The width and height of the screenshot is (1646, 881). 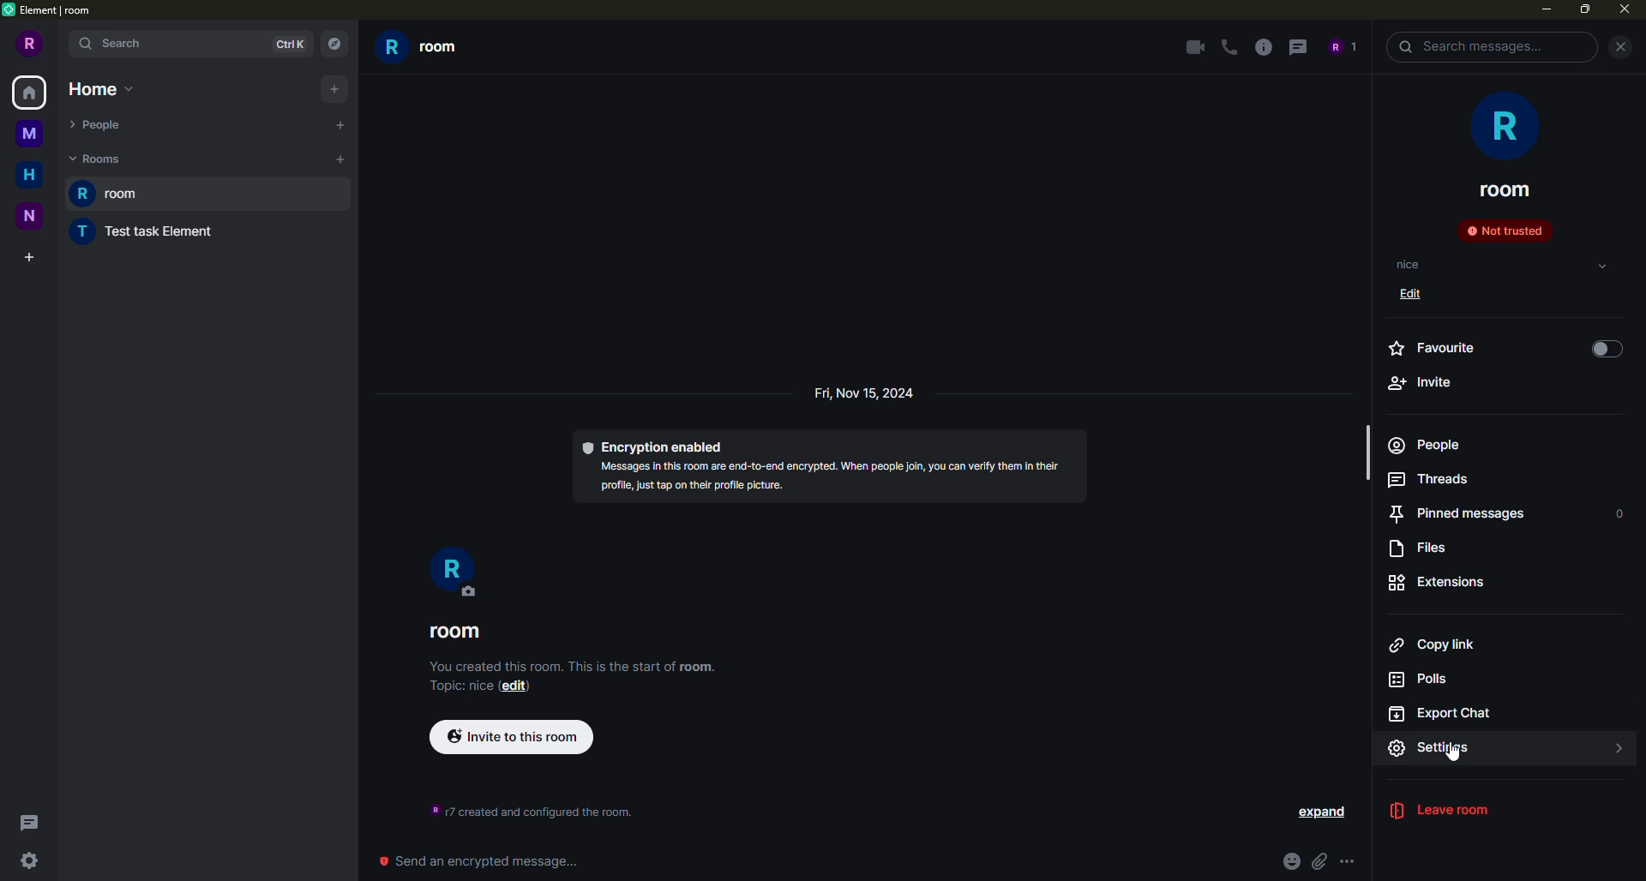 I want to click on threads, so click(x=1430, y=479).